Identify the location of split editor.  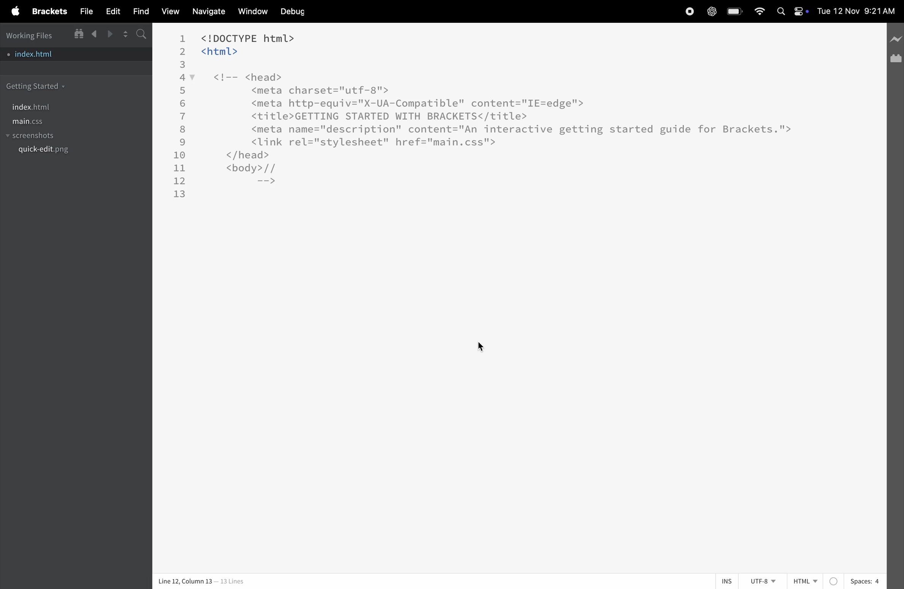
(124, 34).